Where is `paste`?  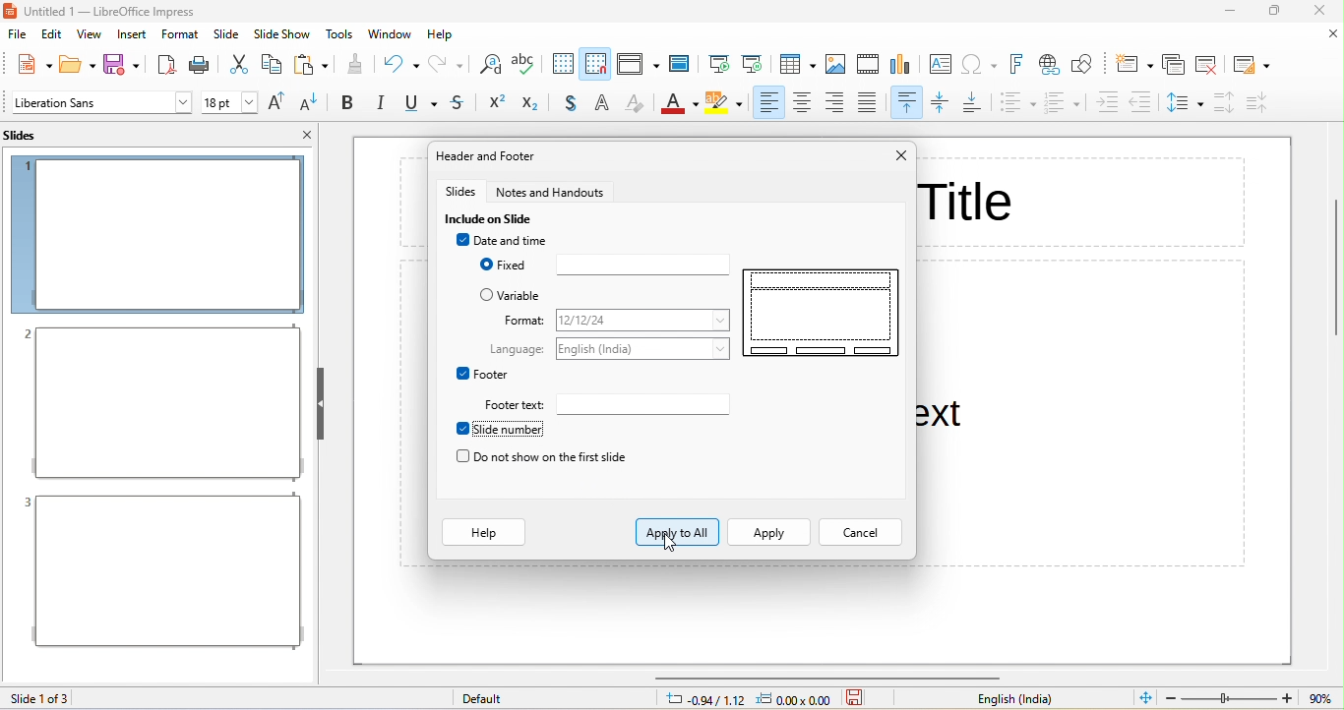
paste is located at coordinates (311, 64).